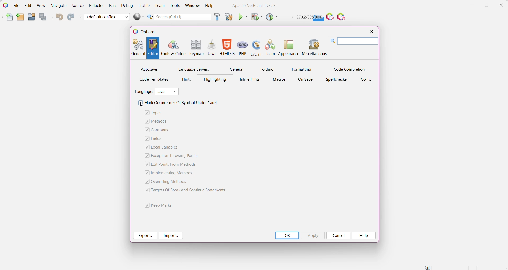 The height and width of the screenshot is (270, 508). Describe the element at coordinates (215, 79) in the screenshot. I see `Highlighting` at that location.